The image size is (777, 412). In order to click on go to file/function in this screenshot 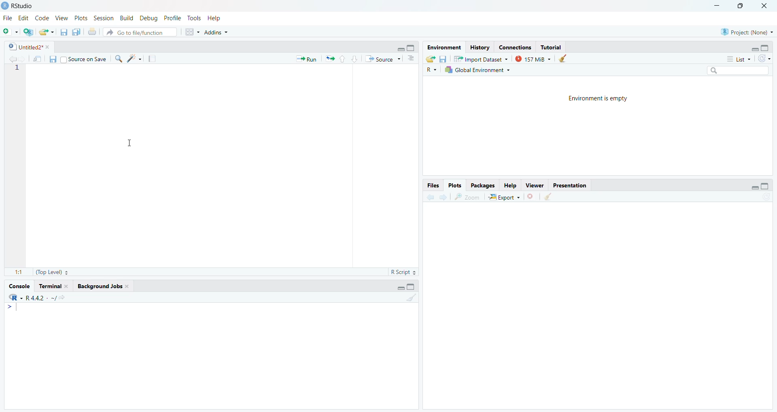, I will do `click(140, 33)`.